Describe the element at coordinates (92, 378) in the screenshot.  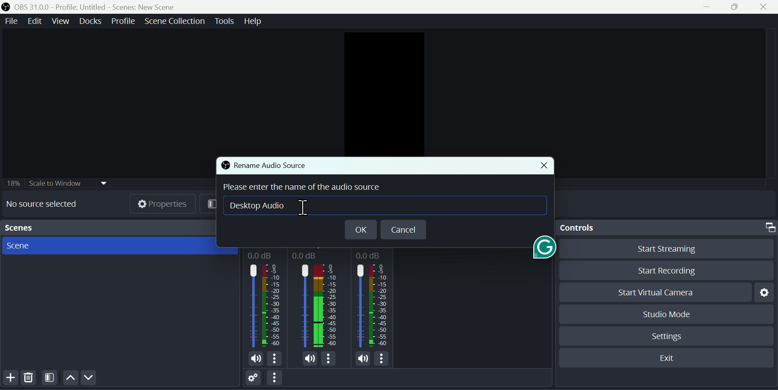
I see `Down` at that location.